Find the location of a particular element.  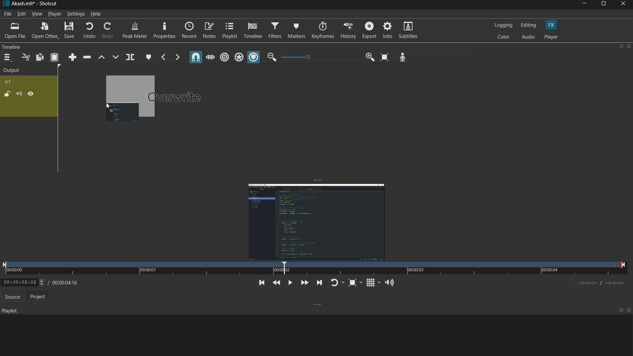

dragging video to timeline is located at coordinates (130, 98).